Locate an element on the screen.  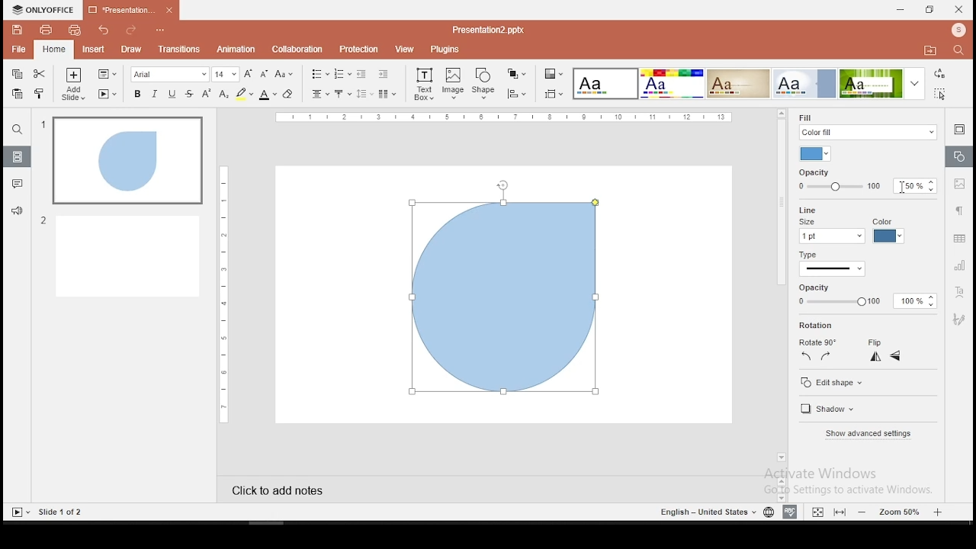
cut is located at coordinates (39, 75).